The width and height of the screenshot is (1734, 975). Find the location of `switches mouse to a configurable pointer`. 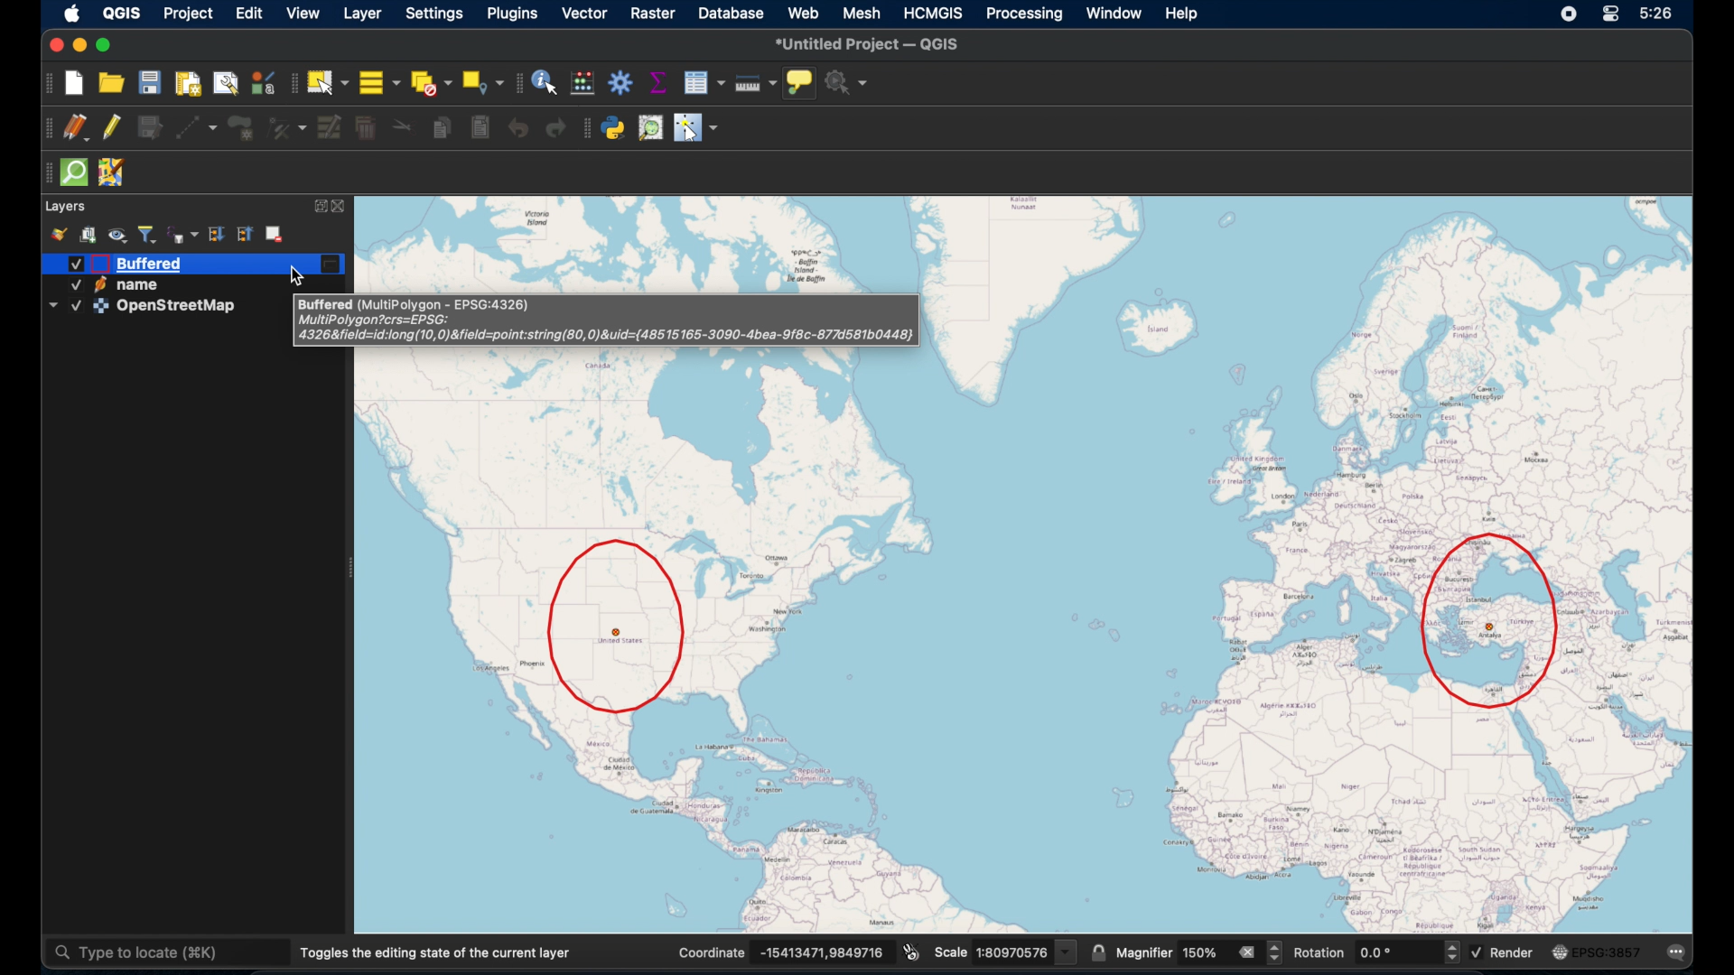

switches mouse to a configurable pointer is located at coordinates (696, 128).